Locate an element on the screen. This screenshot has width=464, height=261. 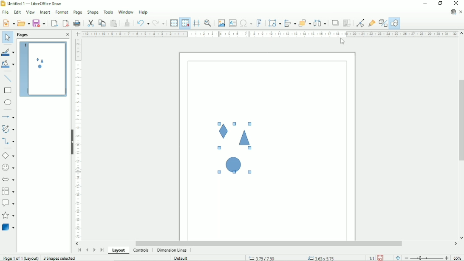
Open is located at coordinates (23, 23).